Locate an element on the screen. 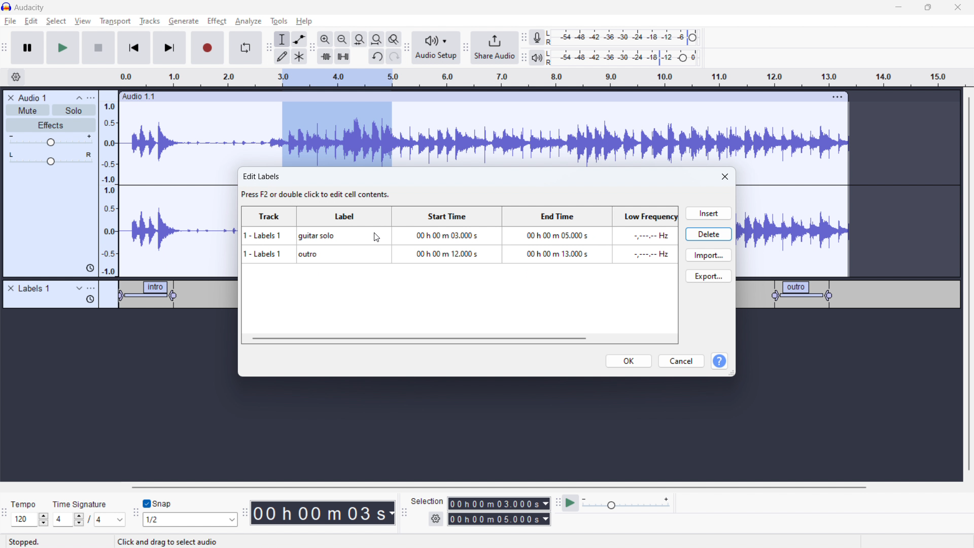  trim audio outside selection is located at coordinates (326, 56).